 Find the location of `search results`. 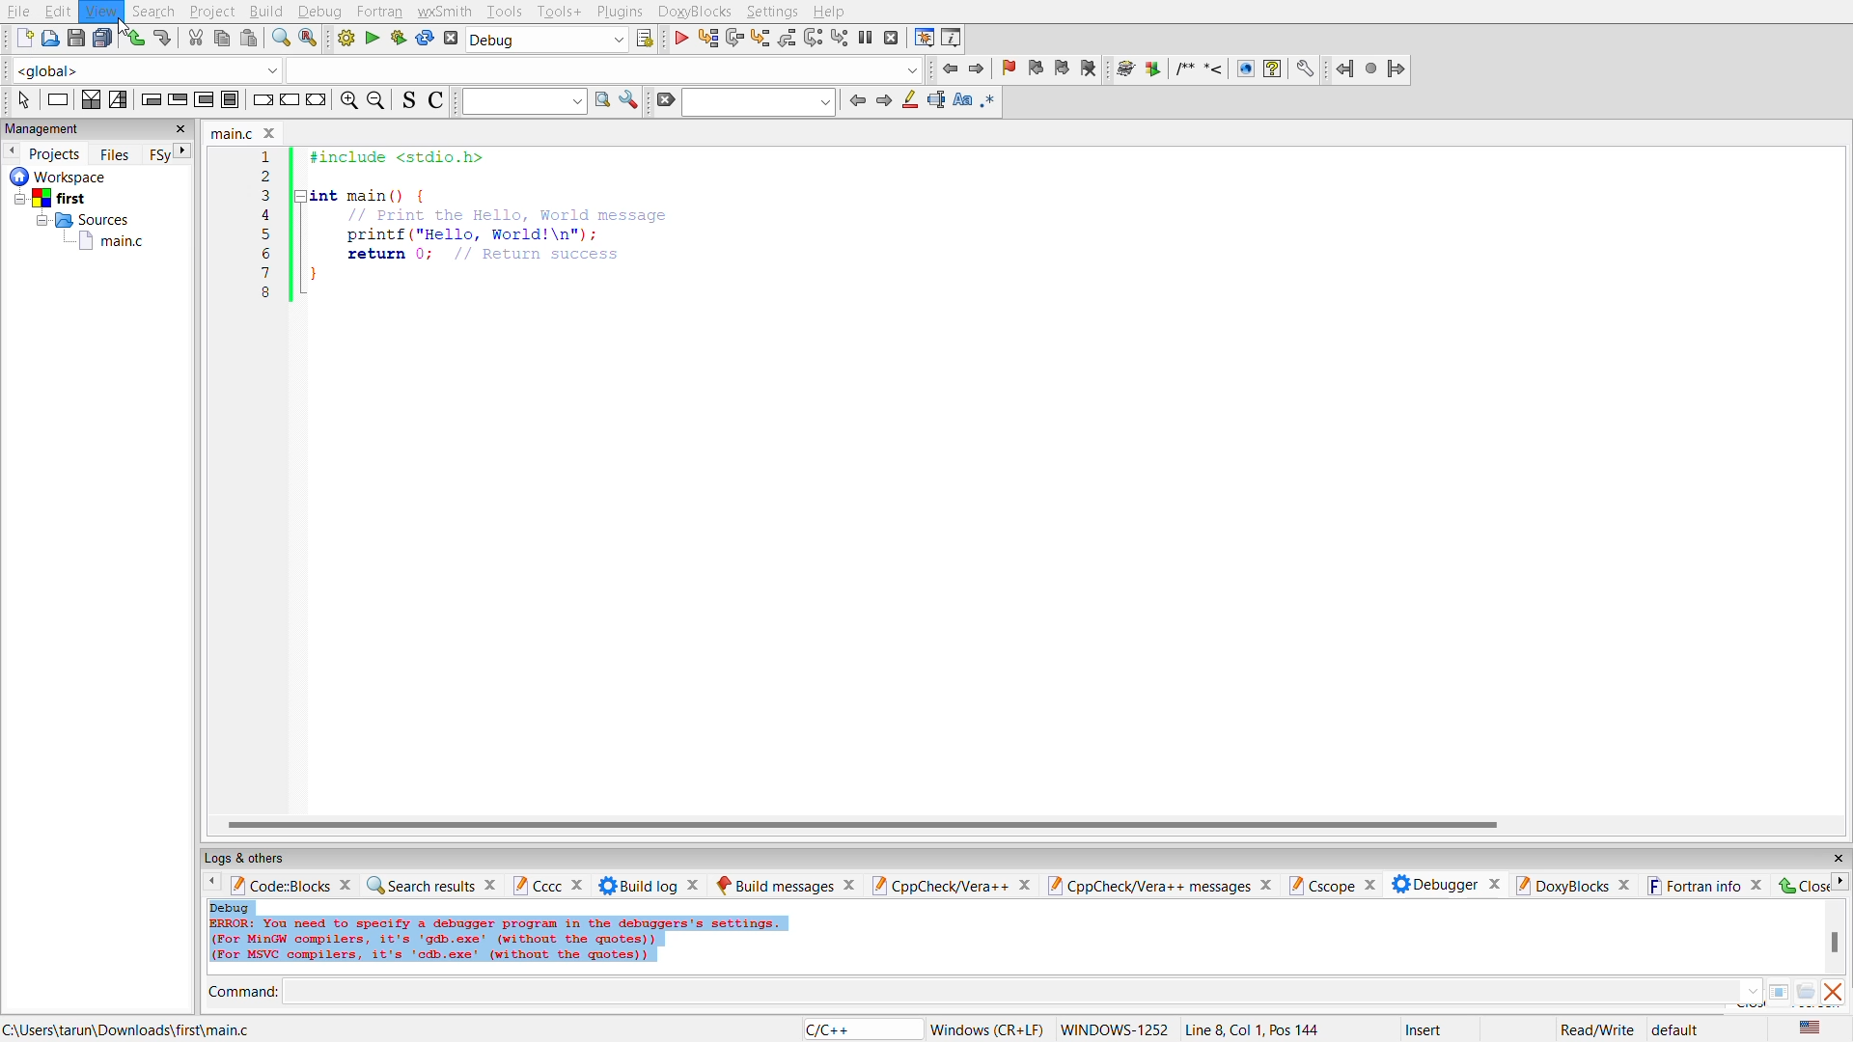

search results is located at coordinates (429, 882).